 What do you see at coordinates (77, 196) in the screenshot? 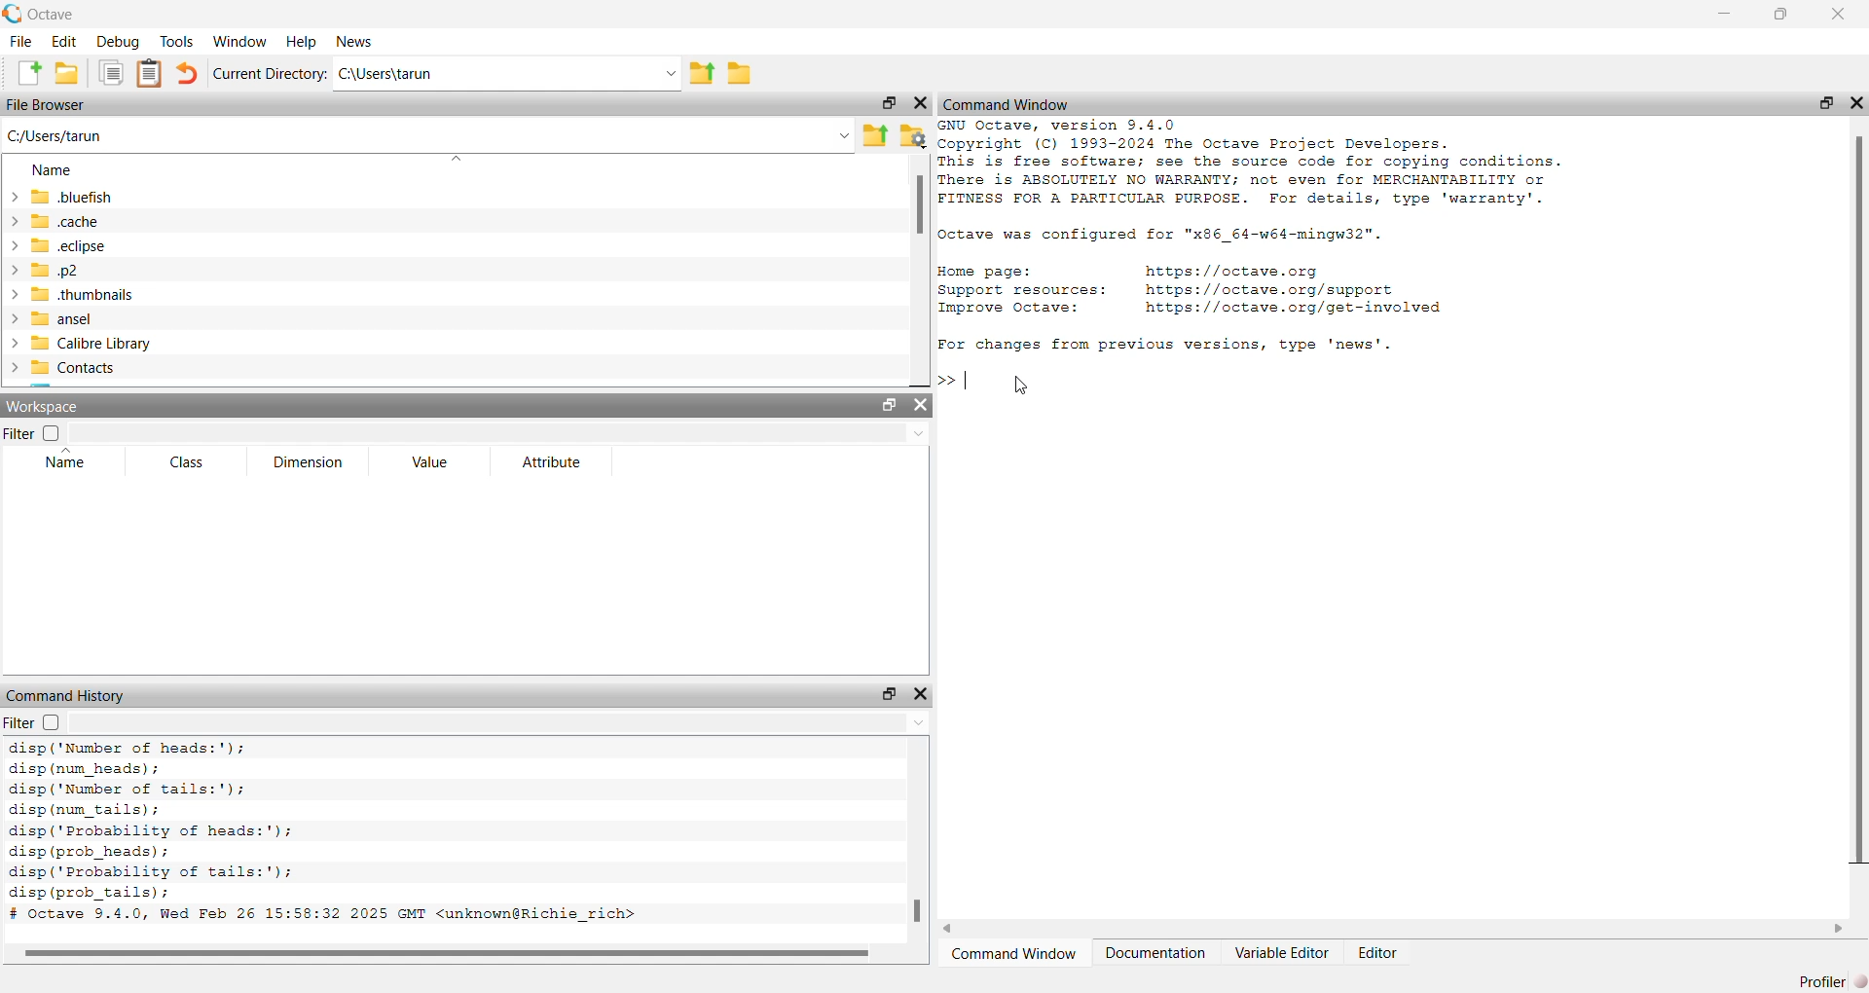
I see `.bluefish` at bounding box center [77, 196].